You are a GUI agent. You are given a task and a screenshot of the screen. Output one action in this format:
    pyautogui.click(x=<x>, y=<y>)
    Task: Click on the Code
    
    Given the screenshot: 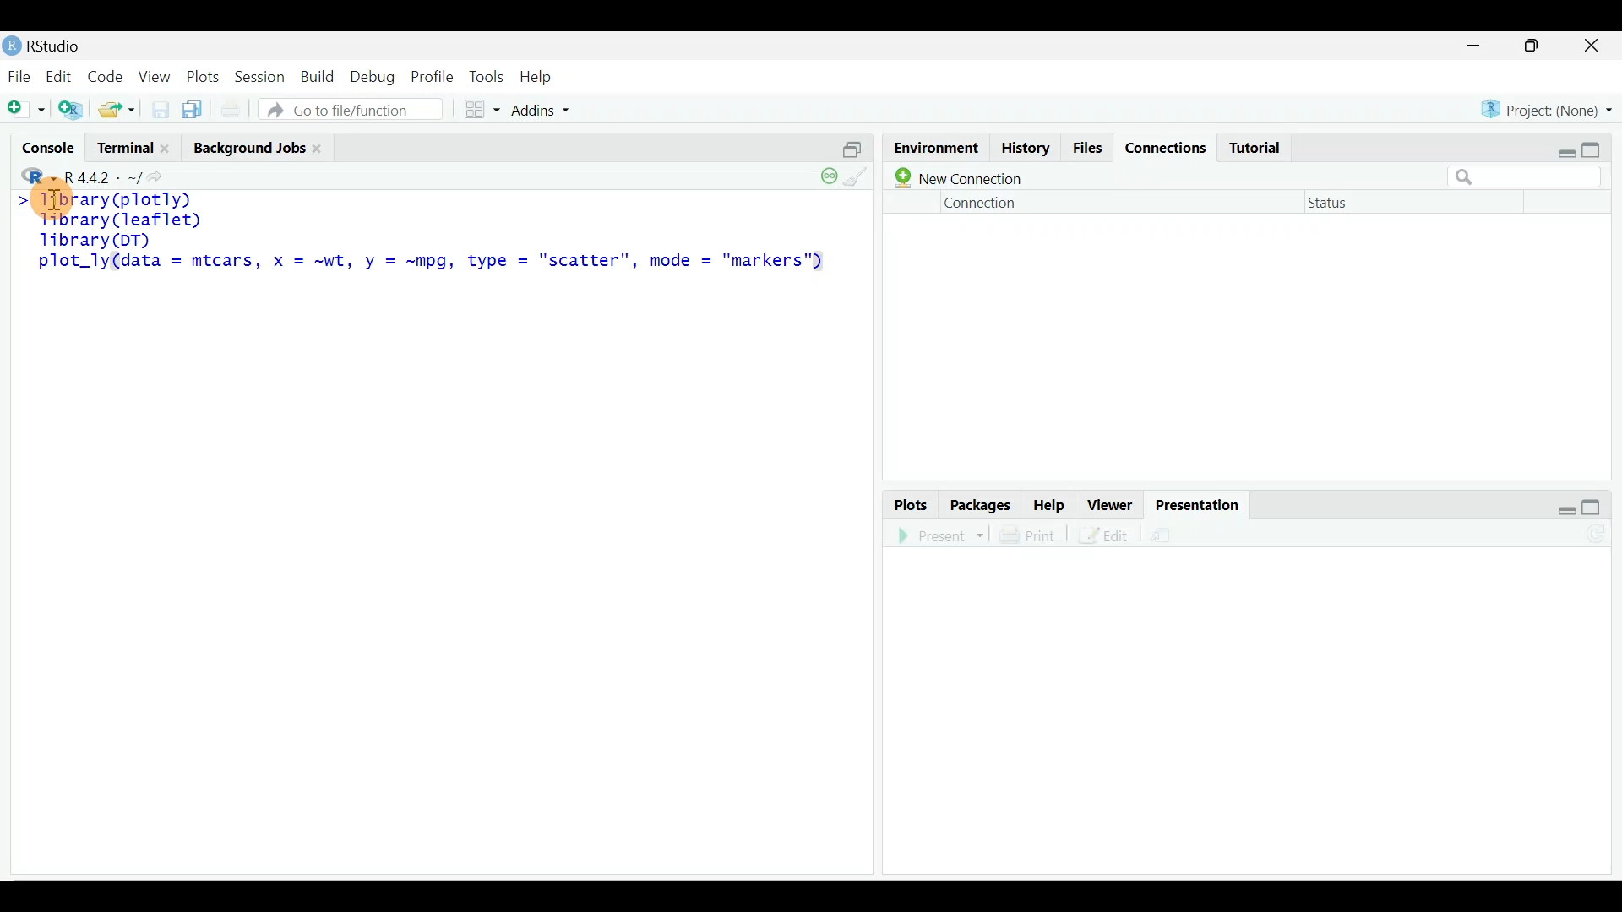 What is the action you would take?
    pyautogui.click(x=107, y=75)
    